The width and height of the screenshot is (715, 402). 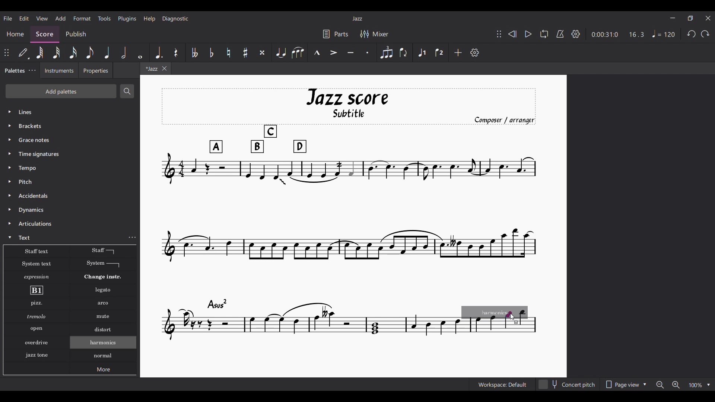 What do you see at coordinates (8, 18) in the screenshot?
I see `File menu` at bounding box center [8, 18].